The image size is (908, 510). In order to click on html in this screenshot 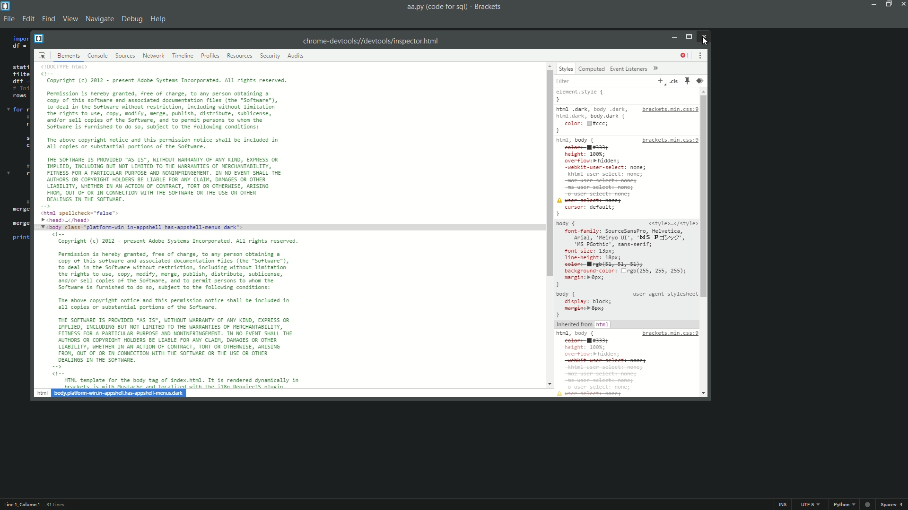, I will do `click(42, 393)`.